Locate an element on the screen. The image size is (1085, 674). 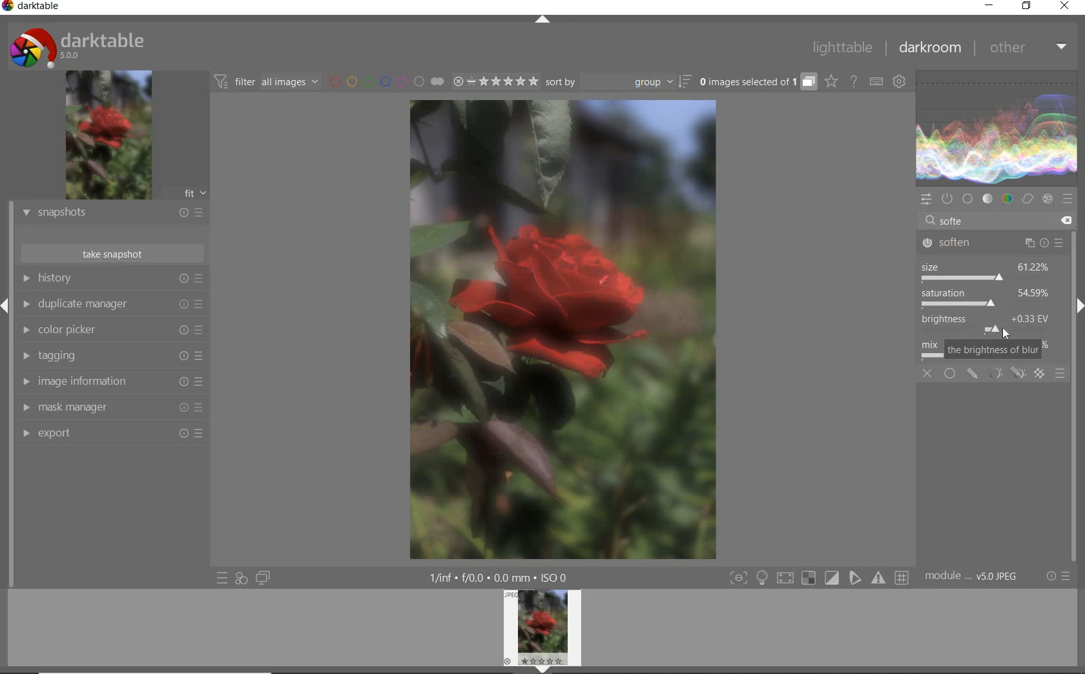
enable online help is located at coordinates (854, 81).